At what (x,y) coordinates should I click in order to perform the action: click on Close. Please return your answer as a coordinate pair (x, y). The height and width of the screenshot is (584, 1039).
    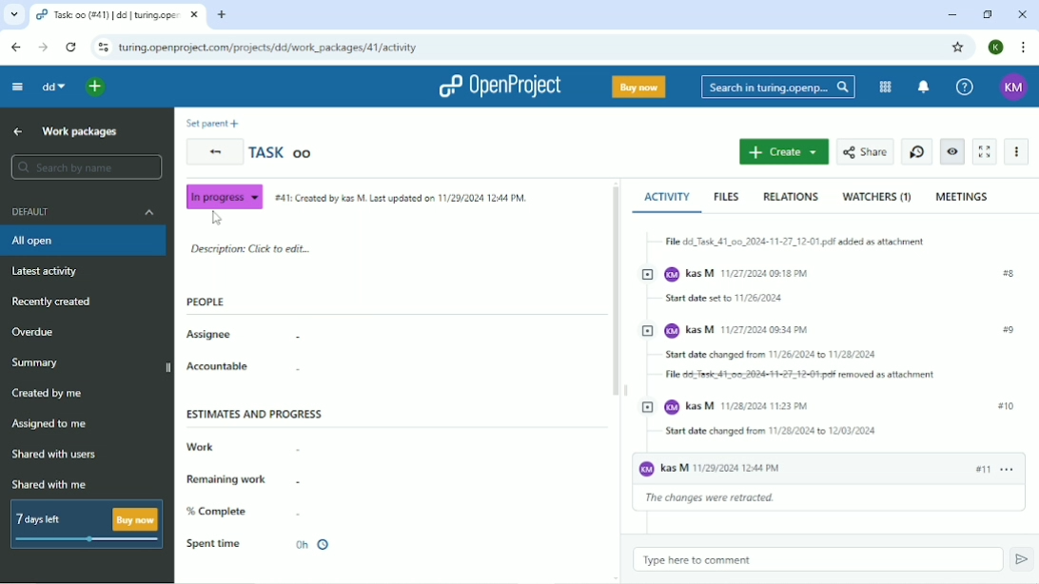
    Looking at the image, I should click on (1022, 14).